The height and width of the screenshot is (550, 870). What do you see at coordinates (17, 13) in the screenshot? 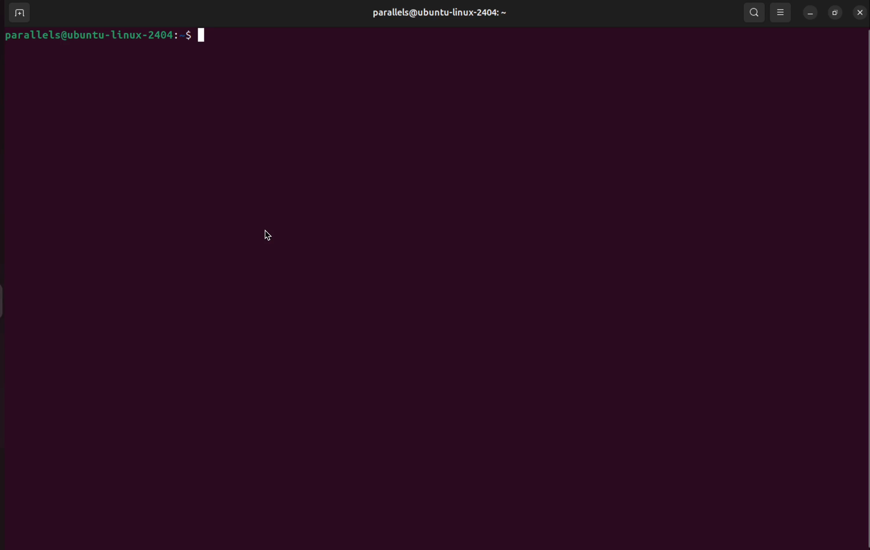
I see `add terminal` at bounding box center [17, 13].